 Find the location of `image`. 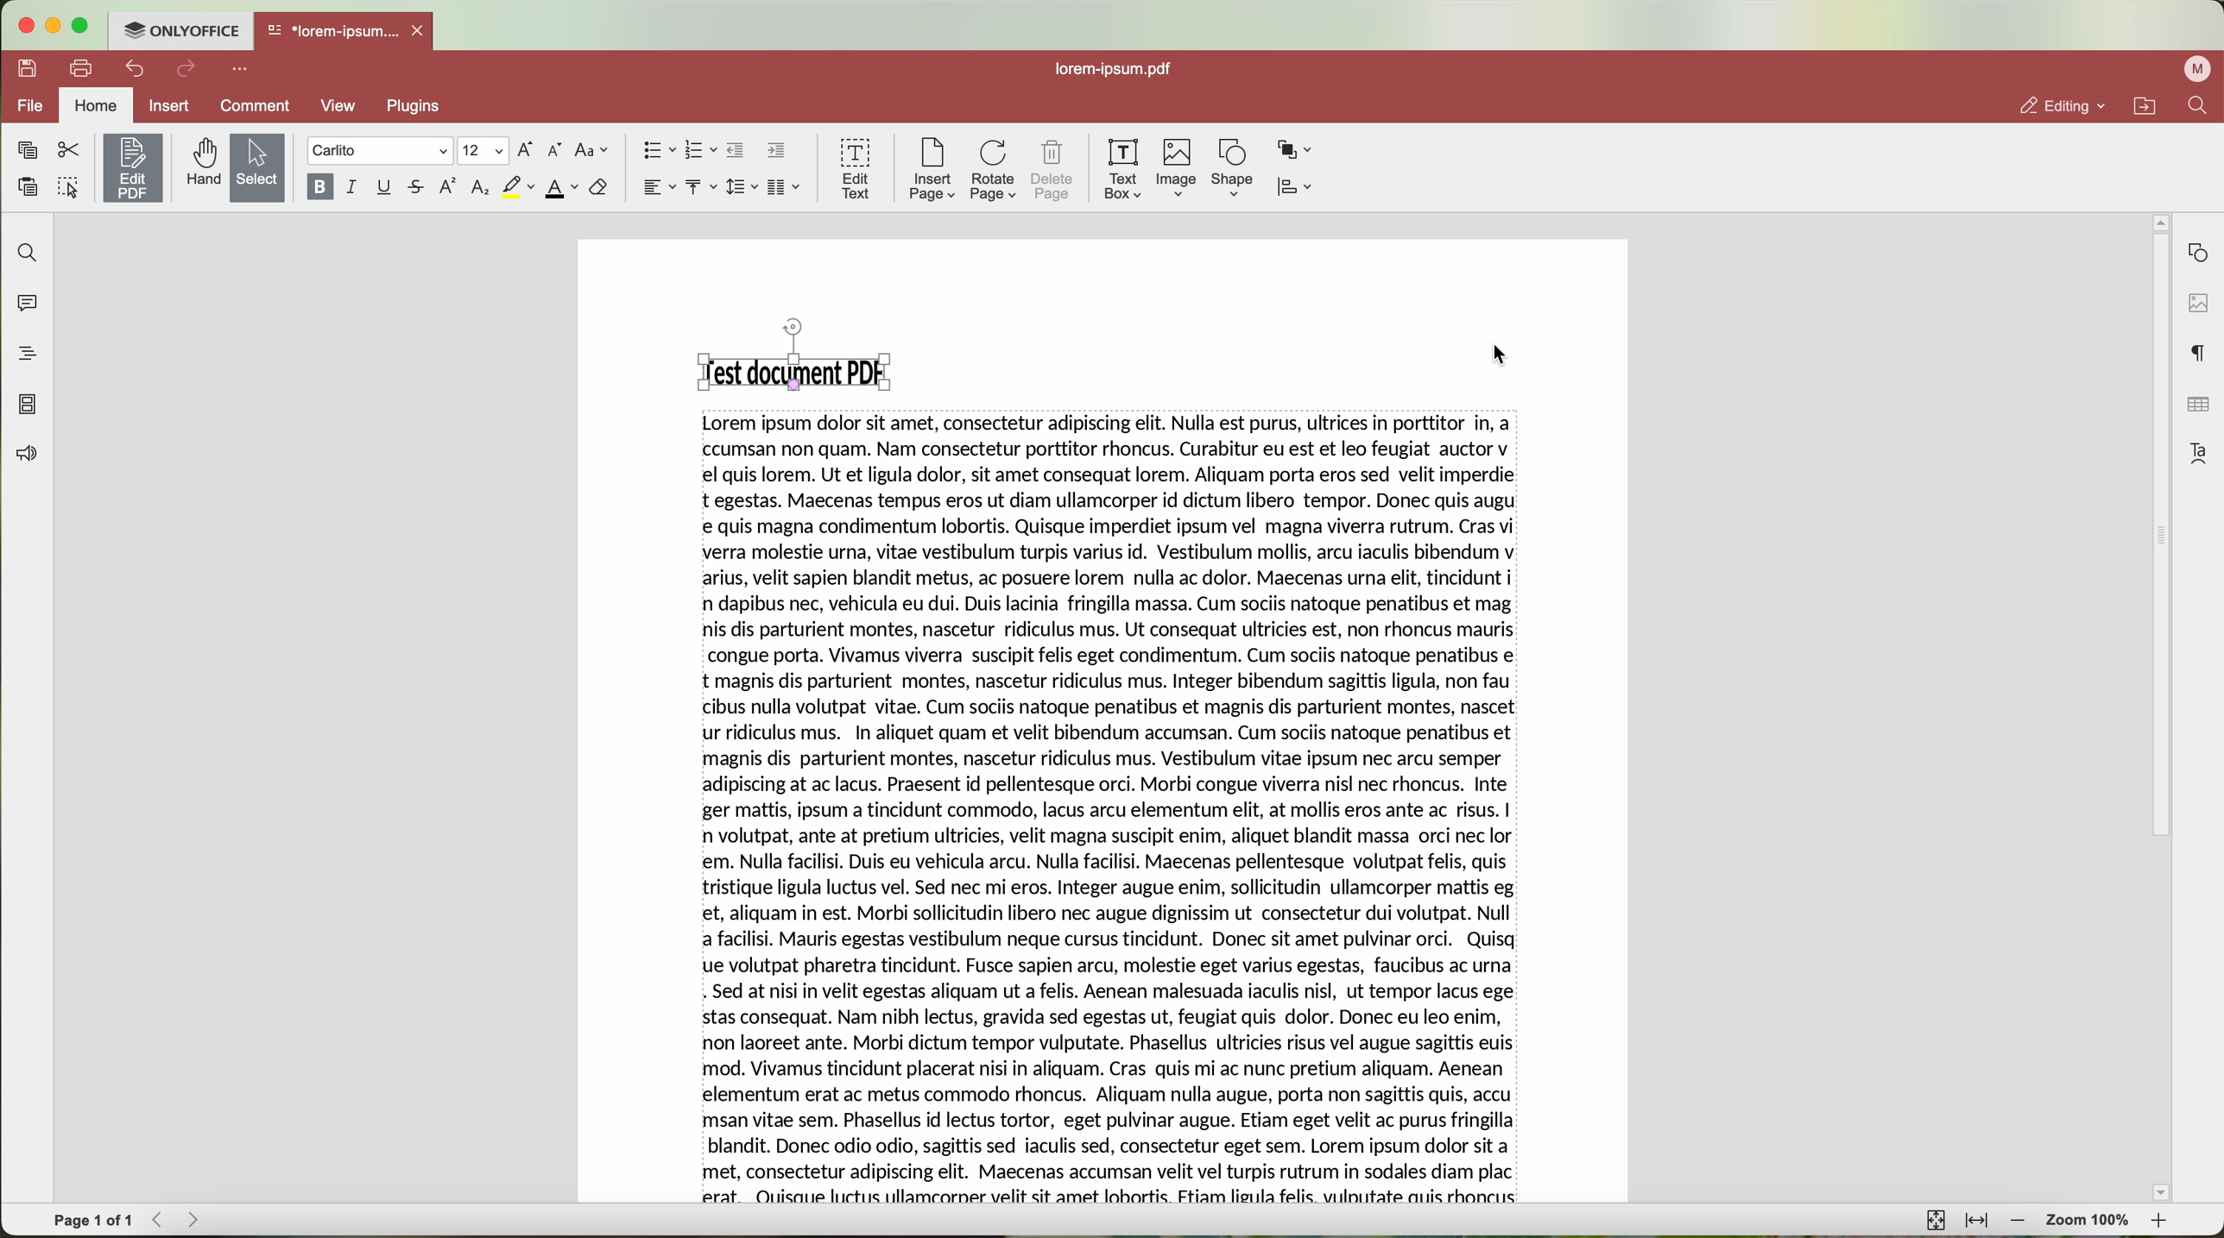

image is located at coordinates (1178, 169).